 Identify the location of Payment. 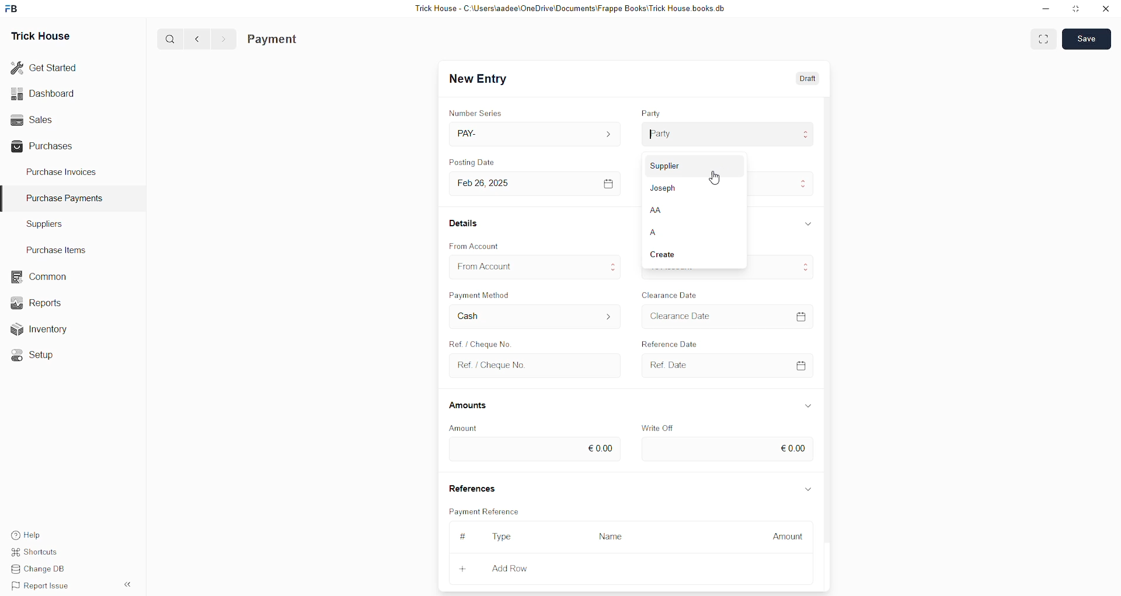
(274, 38).